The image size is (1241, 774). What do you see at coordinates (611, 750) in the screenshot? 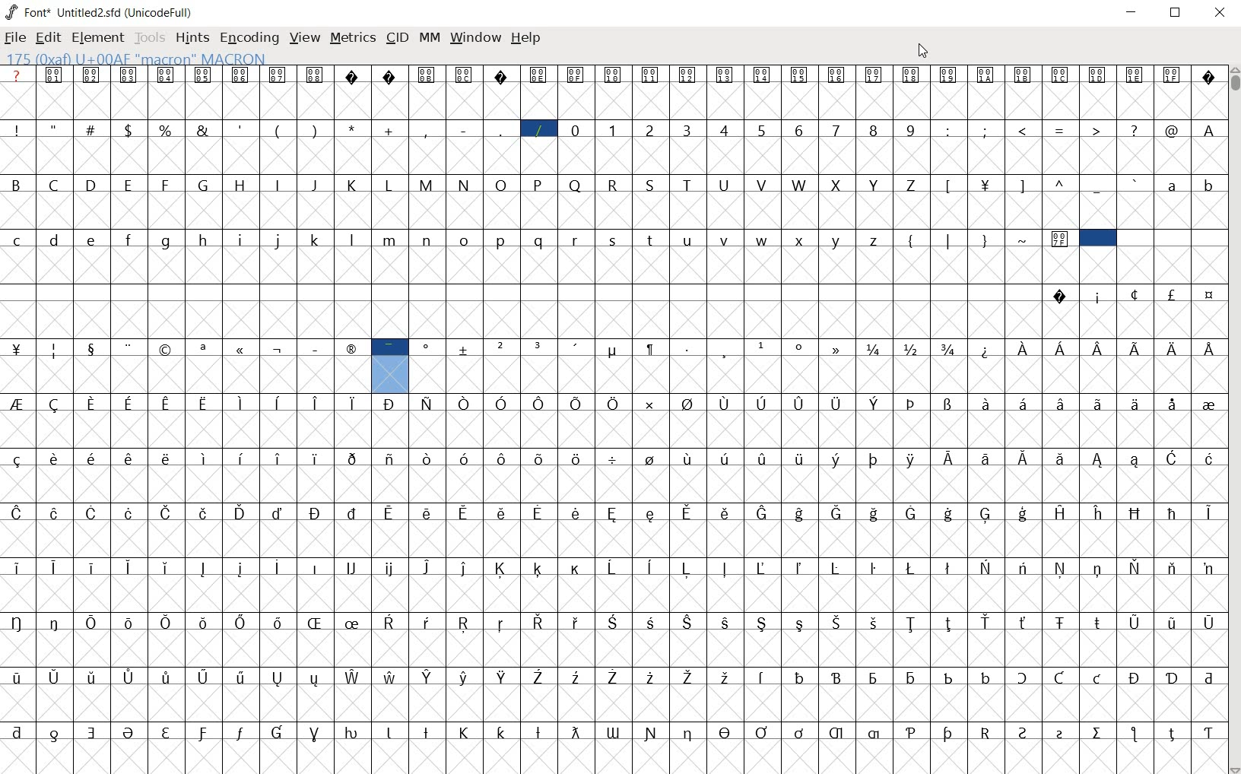
I see `special characters` at bounding box center [611, 750].